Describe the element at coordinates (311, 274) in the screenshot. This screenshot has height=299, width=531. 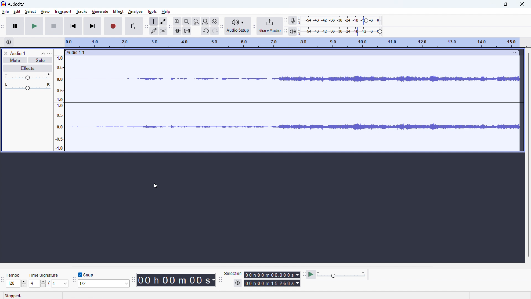
I see `play at speed` at that location.